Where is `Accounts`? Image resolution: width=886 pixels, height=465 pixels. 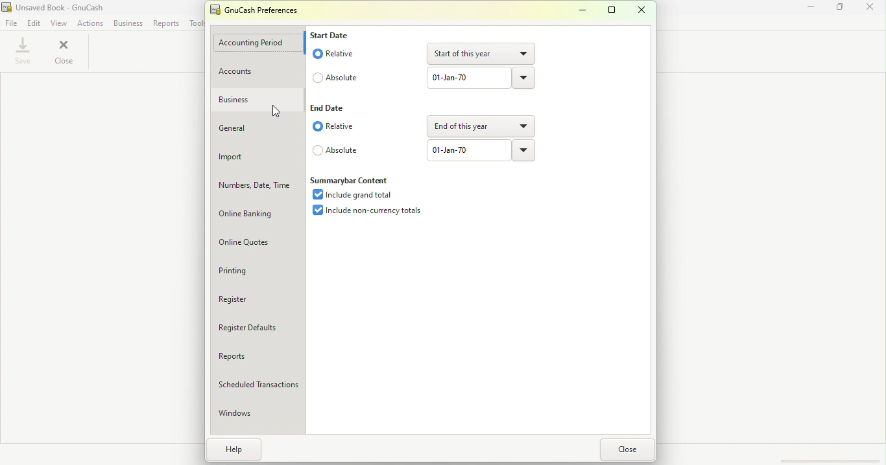 Accounts is located at coordinates (258, 73).